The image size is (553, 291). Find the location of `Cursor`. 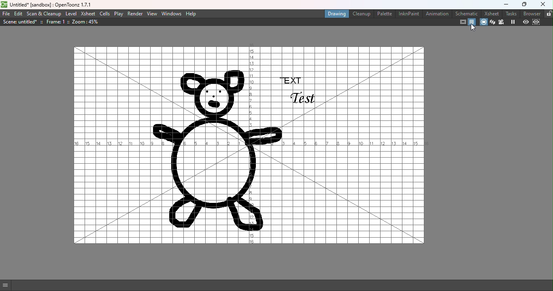

Cursor is located at coordinates (472, 29).